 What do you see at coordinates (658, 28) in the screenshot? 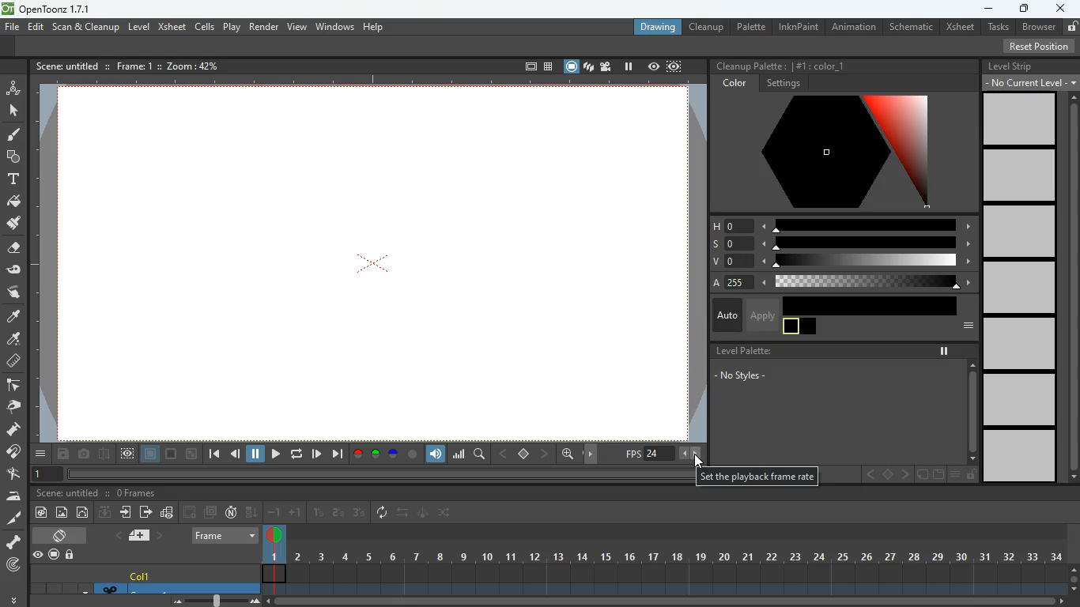
I see `drawing` at bounding box center [658, 28].